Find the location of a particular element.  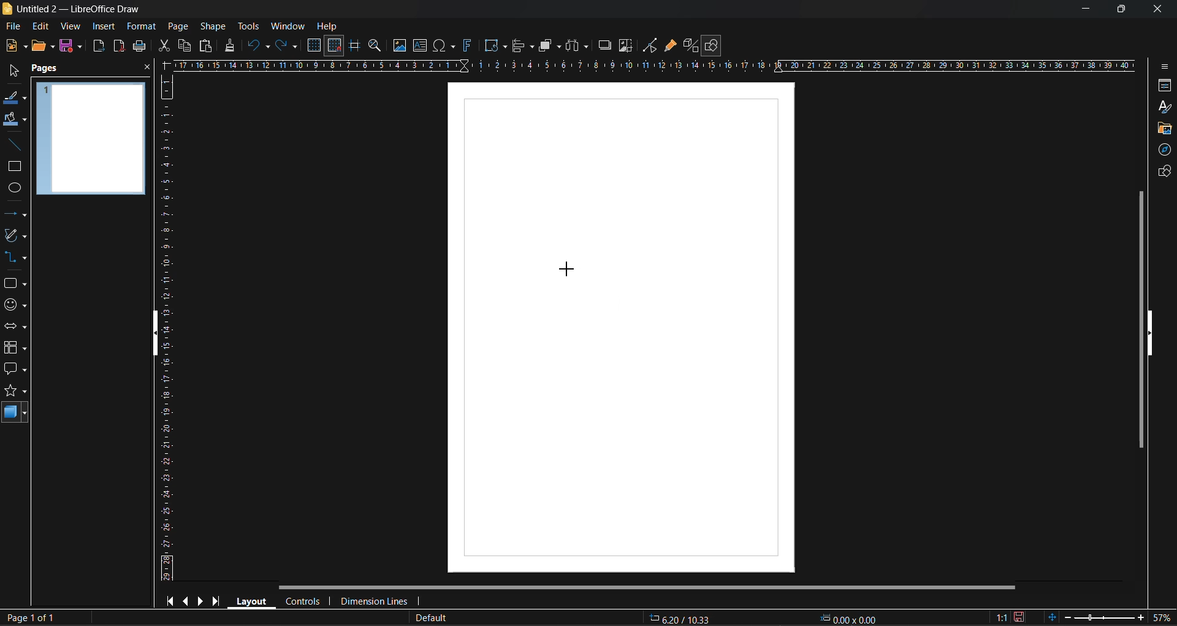

click to save is located at coordinates (1019, 616).